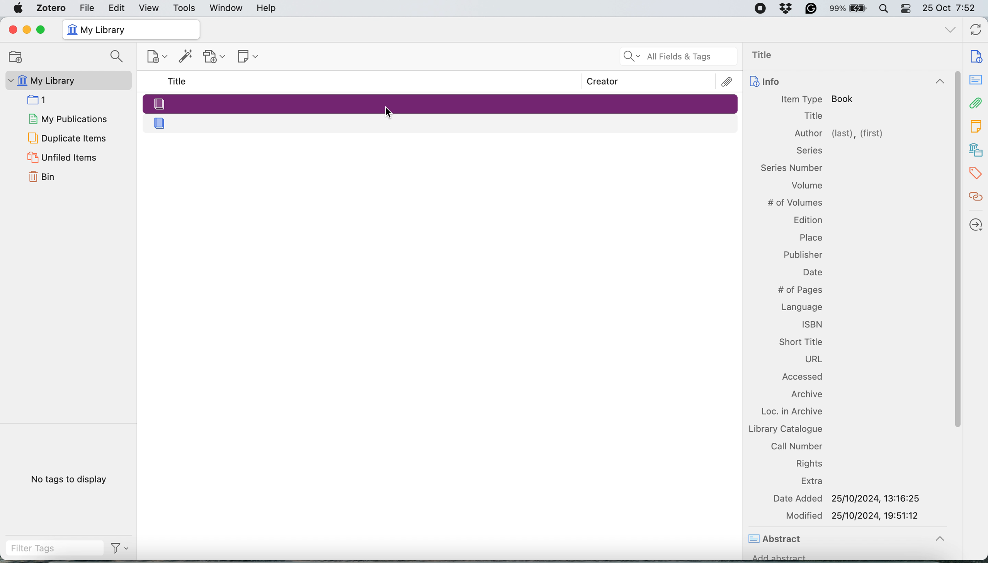 The height and width of the screenshot is (563, 988). Describe the element at coordinates (976, 102) in the screenshot. I see `Attachment` at that location.